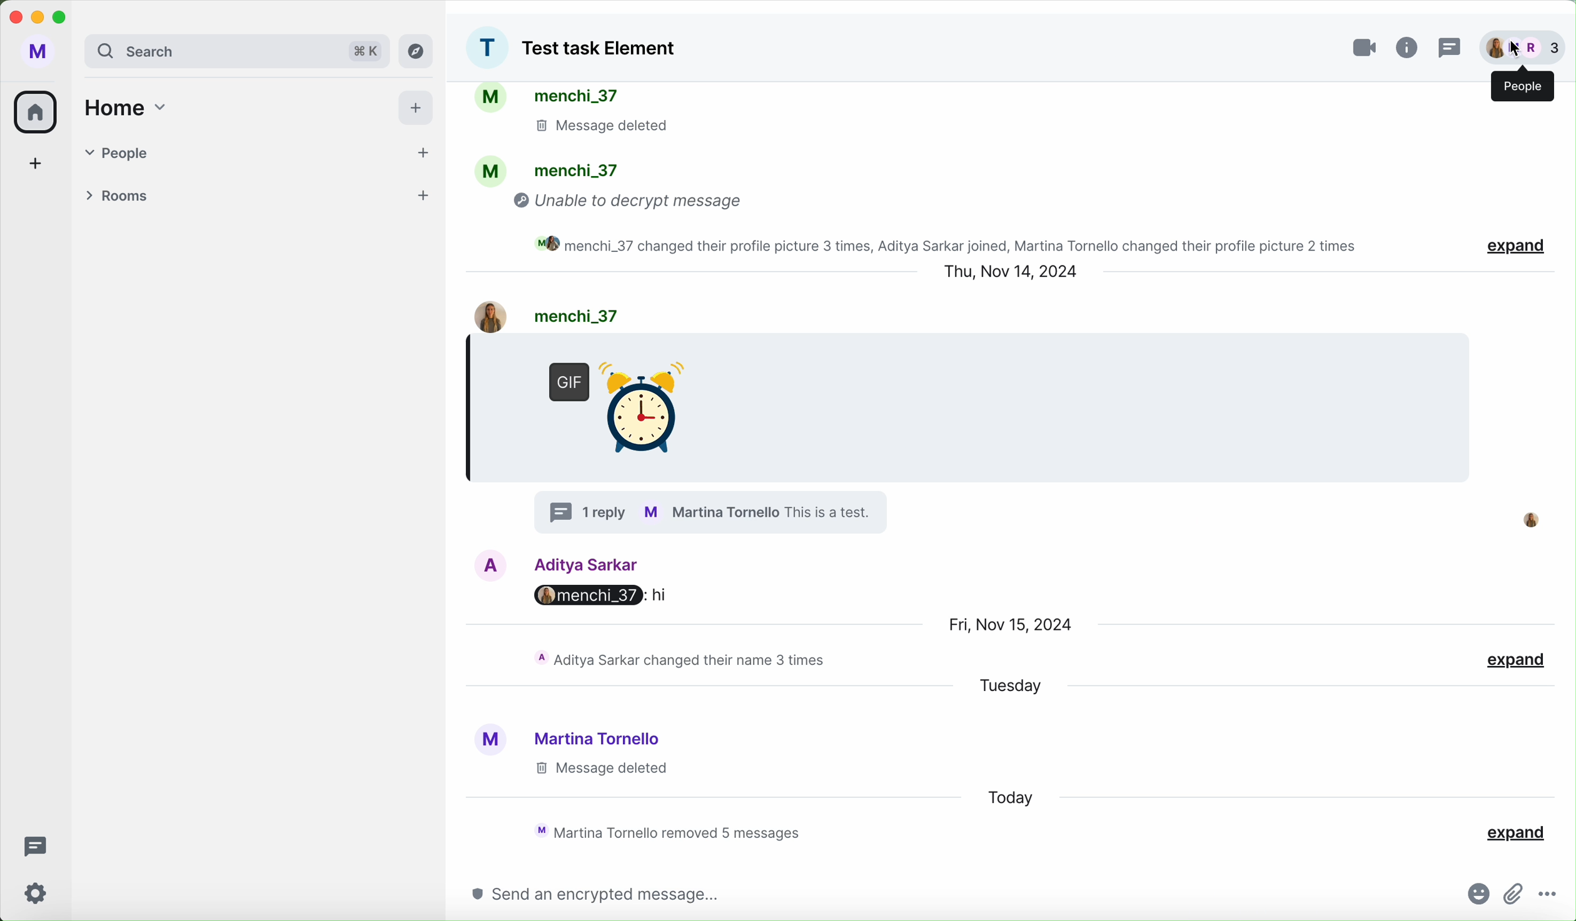 This screenshot has height=921, width=1576. What do you see at coordinates (1011, 271) in the screenshot?
I see `date` at bounding box center [1011, 271].